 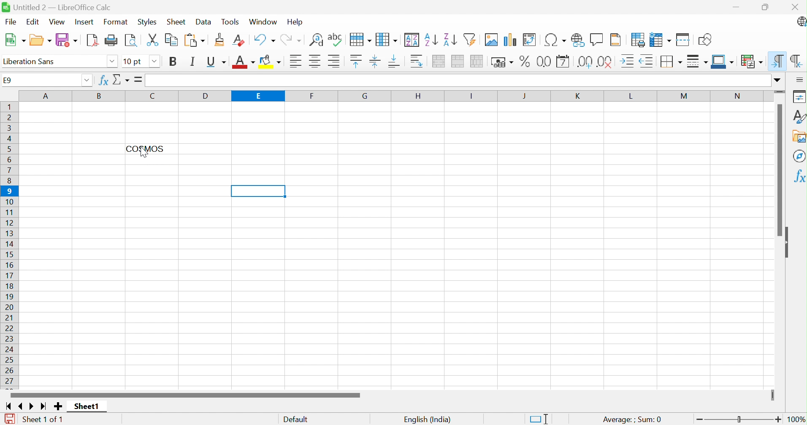 What do you see at coordinates (491, 40) in the screenshot?
I see `Insert image` at bounding box center [491, 40].